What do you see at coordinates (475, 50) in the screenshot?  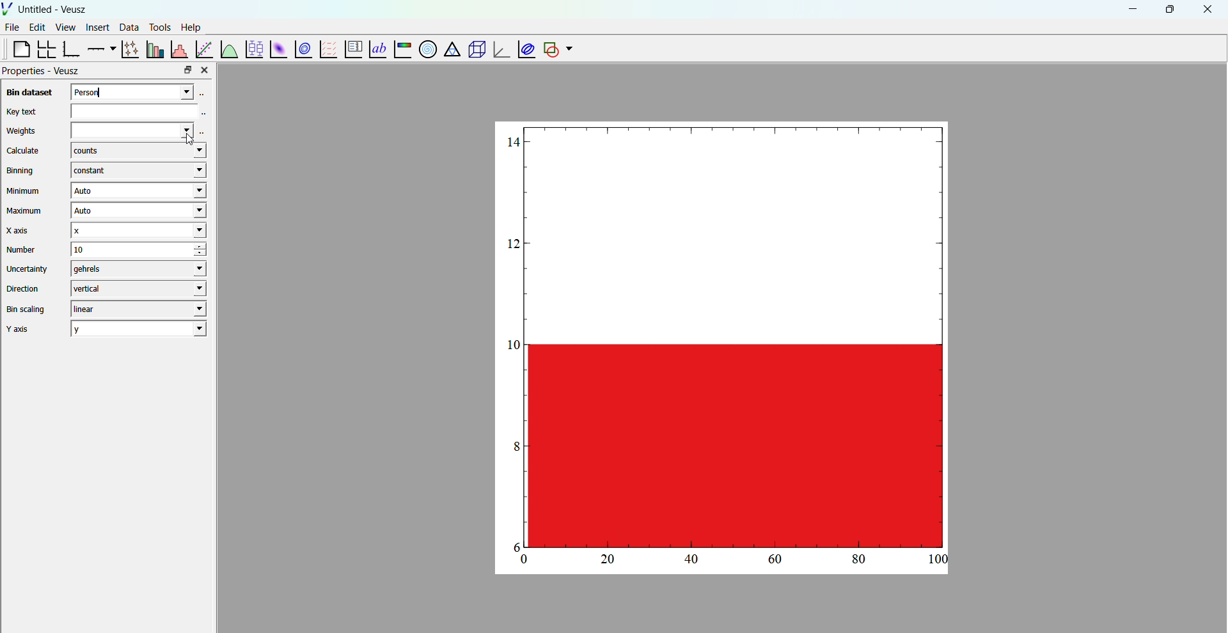 I see `3d scene` at bounding box center [475, 50].